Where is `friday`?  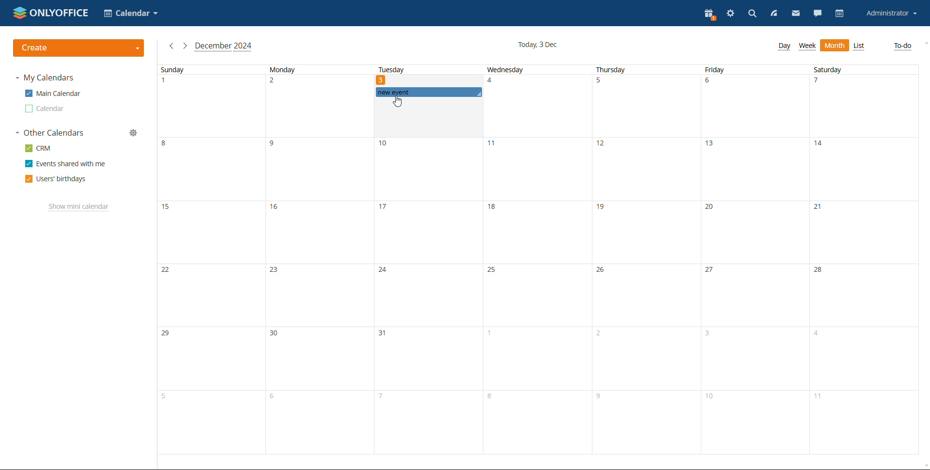
friday is located at coordinates (751, 260).